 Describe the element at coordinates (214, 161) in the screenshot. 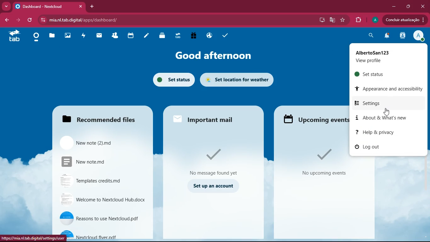

I see `No message found yet` at that location.